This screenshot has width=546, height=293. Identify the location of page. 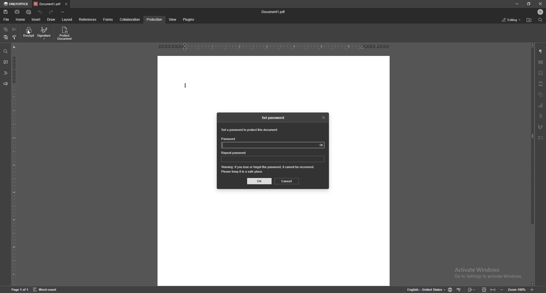
(20, 289).